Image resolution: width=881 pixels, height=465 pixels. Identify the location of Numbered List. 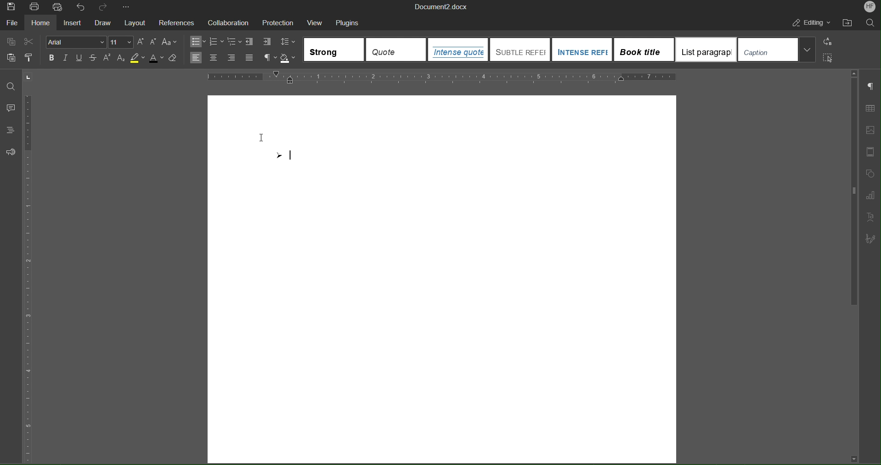
(219, 41).